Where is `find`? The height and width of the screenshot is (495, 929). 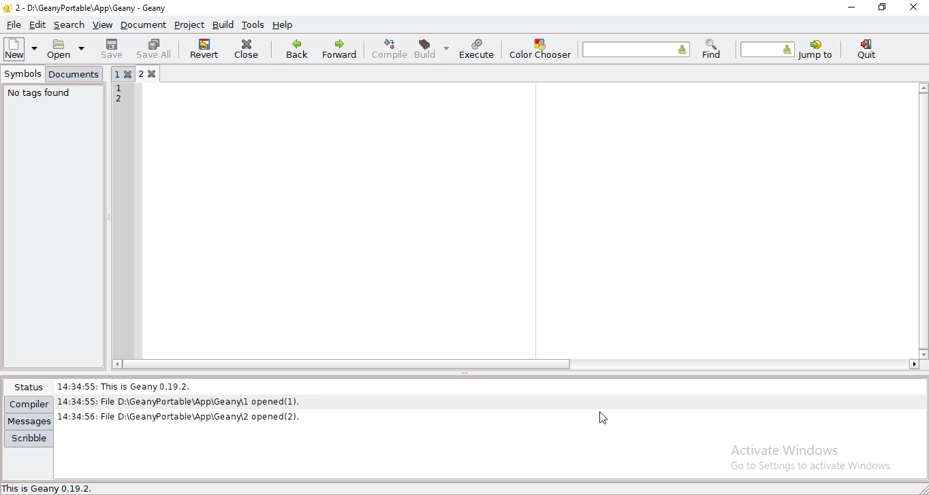 find is located at coordinates (711, 49).